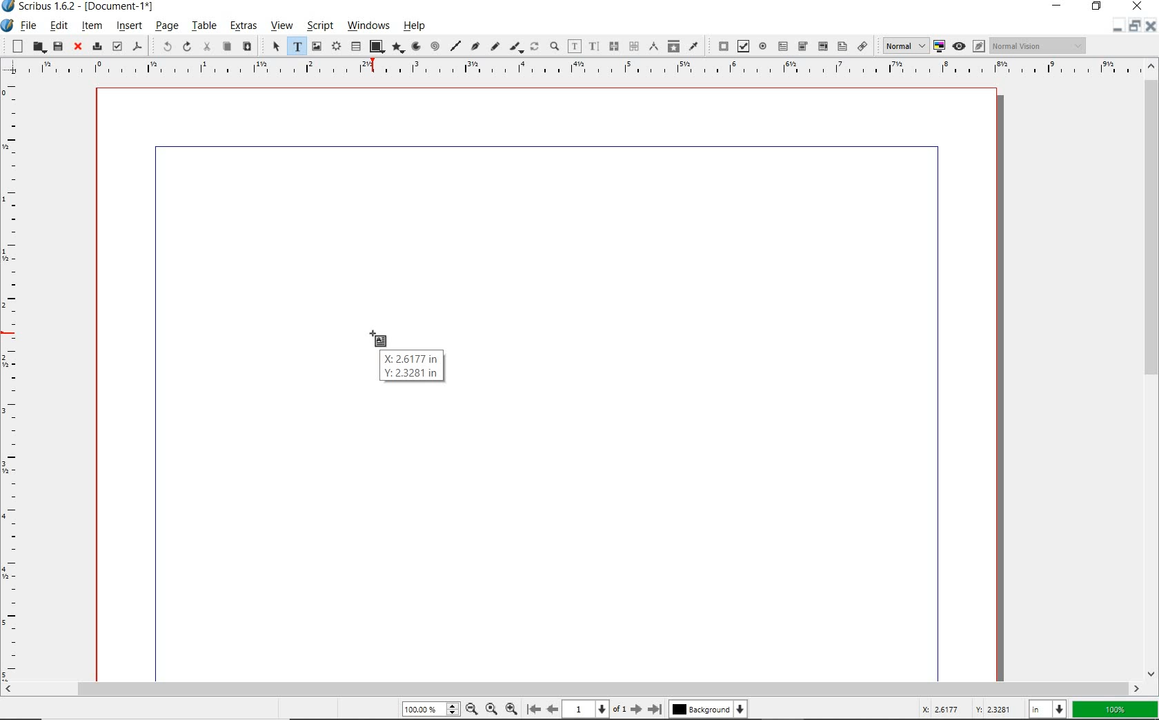  Describe the element at coordinates (473, 710) in the screenshot. I see `Zoom Out` at that location.